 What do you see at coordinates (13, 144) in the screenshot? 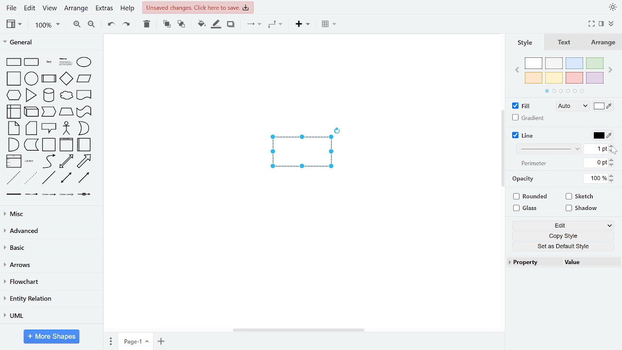
I see `general shapes` at bounding box center [13, 144].